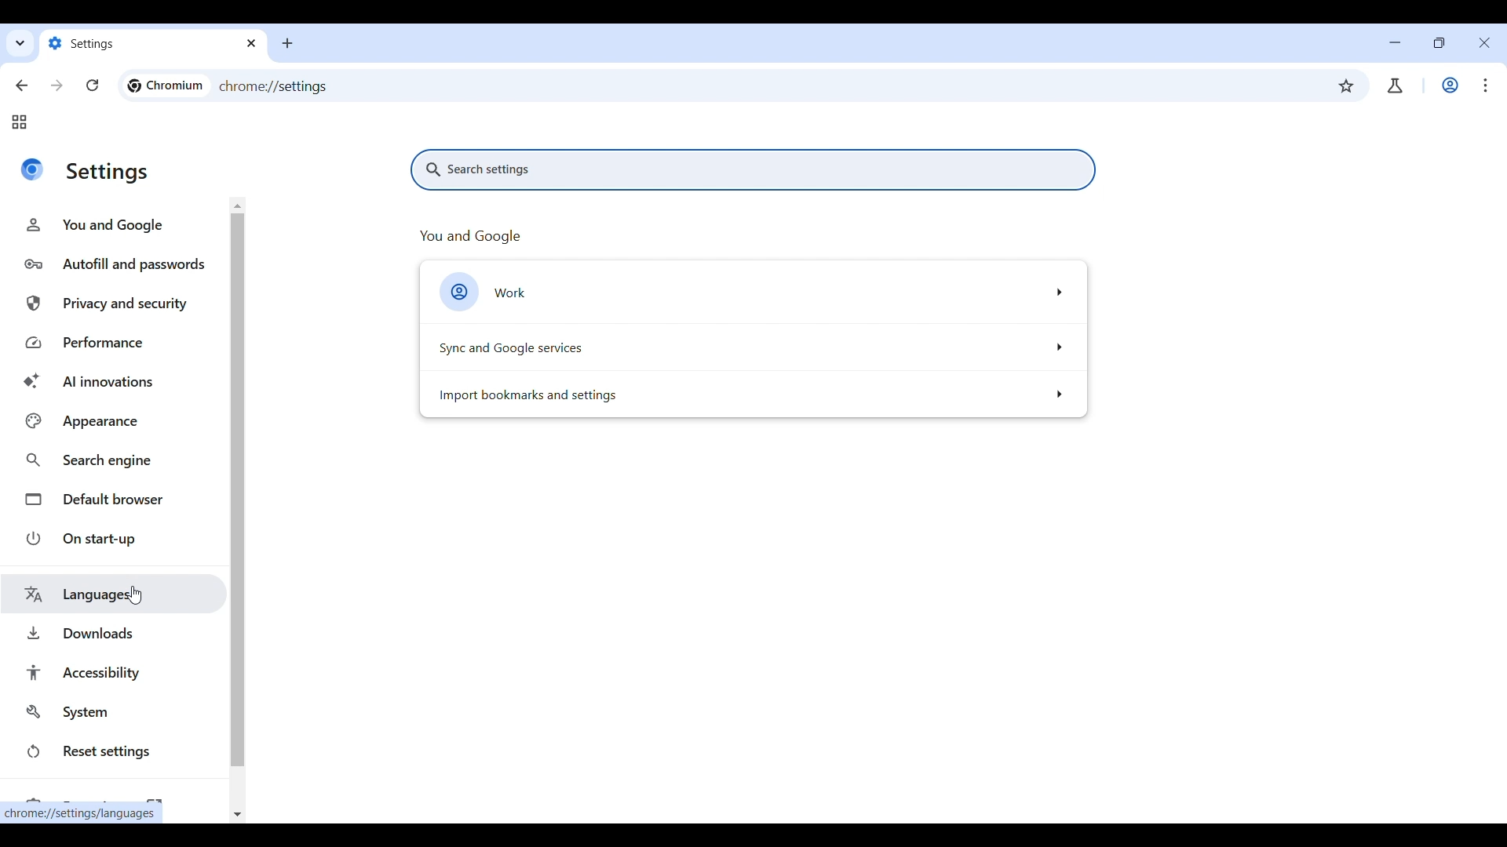 The image size is (1507, 847). What do you see at coordinates (294, 45) in the screenshot?
I see `add new tab` at bounding box center [294, 45].